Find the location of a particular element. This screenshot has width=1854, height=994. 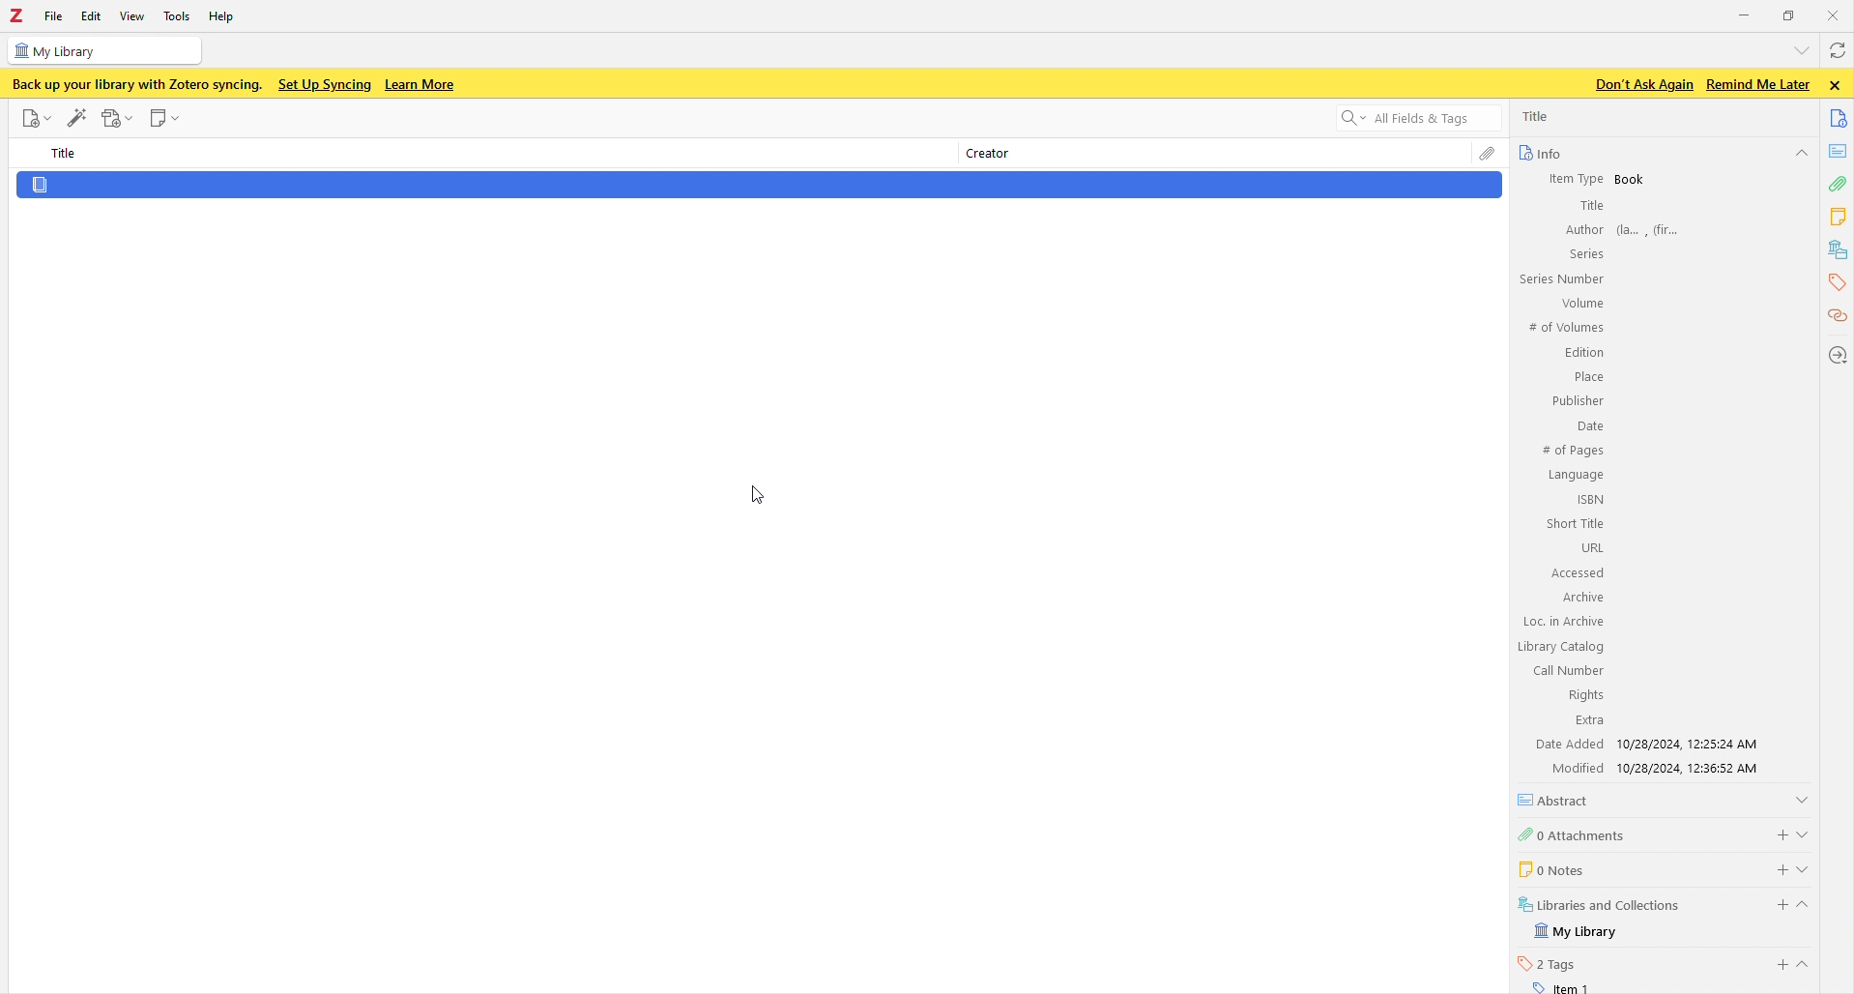

Abstract is located at coordinates (1560, 800).